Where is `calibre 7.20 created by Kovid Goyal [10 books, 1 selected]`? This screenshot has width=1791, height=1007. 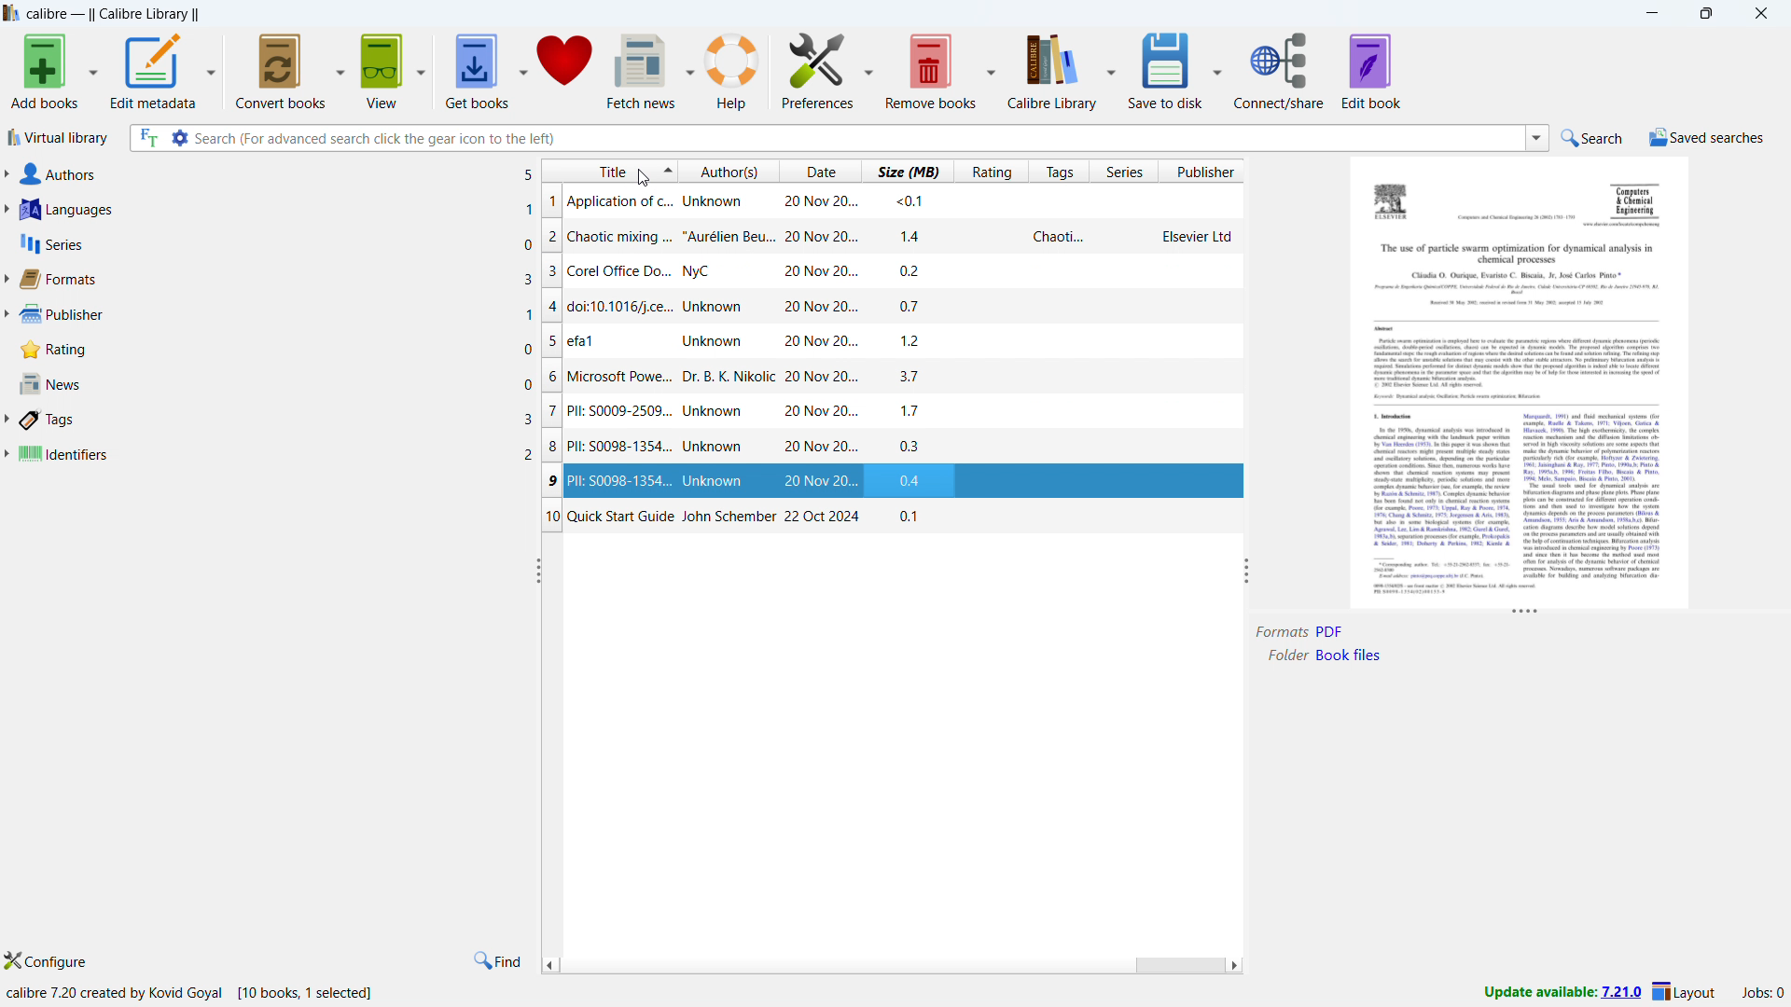 calibre 7.20 created by Kovid Goyal [10 books, 1 selected] is located at coordinates (199, 993).